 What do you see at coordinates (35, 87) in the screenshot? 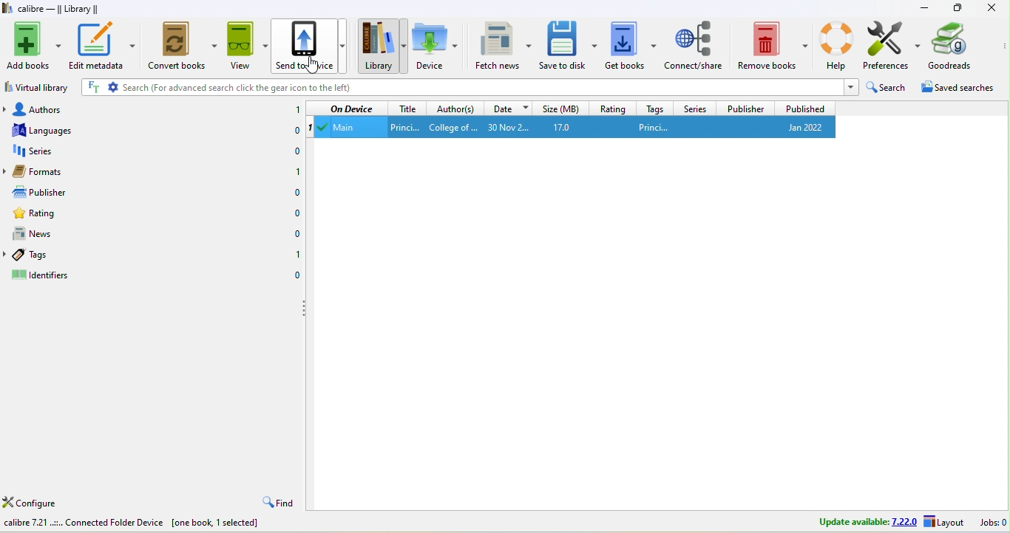
I see `virtual library` at bounding box center [35, 87].